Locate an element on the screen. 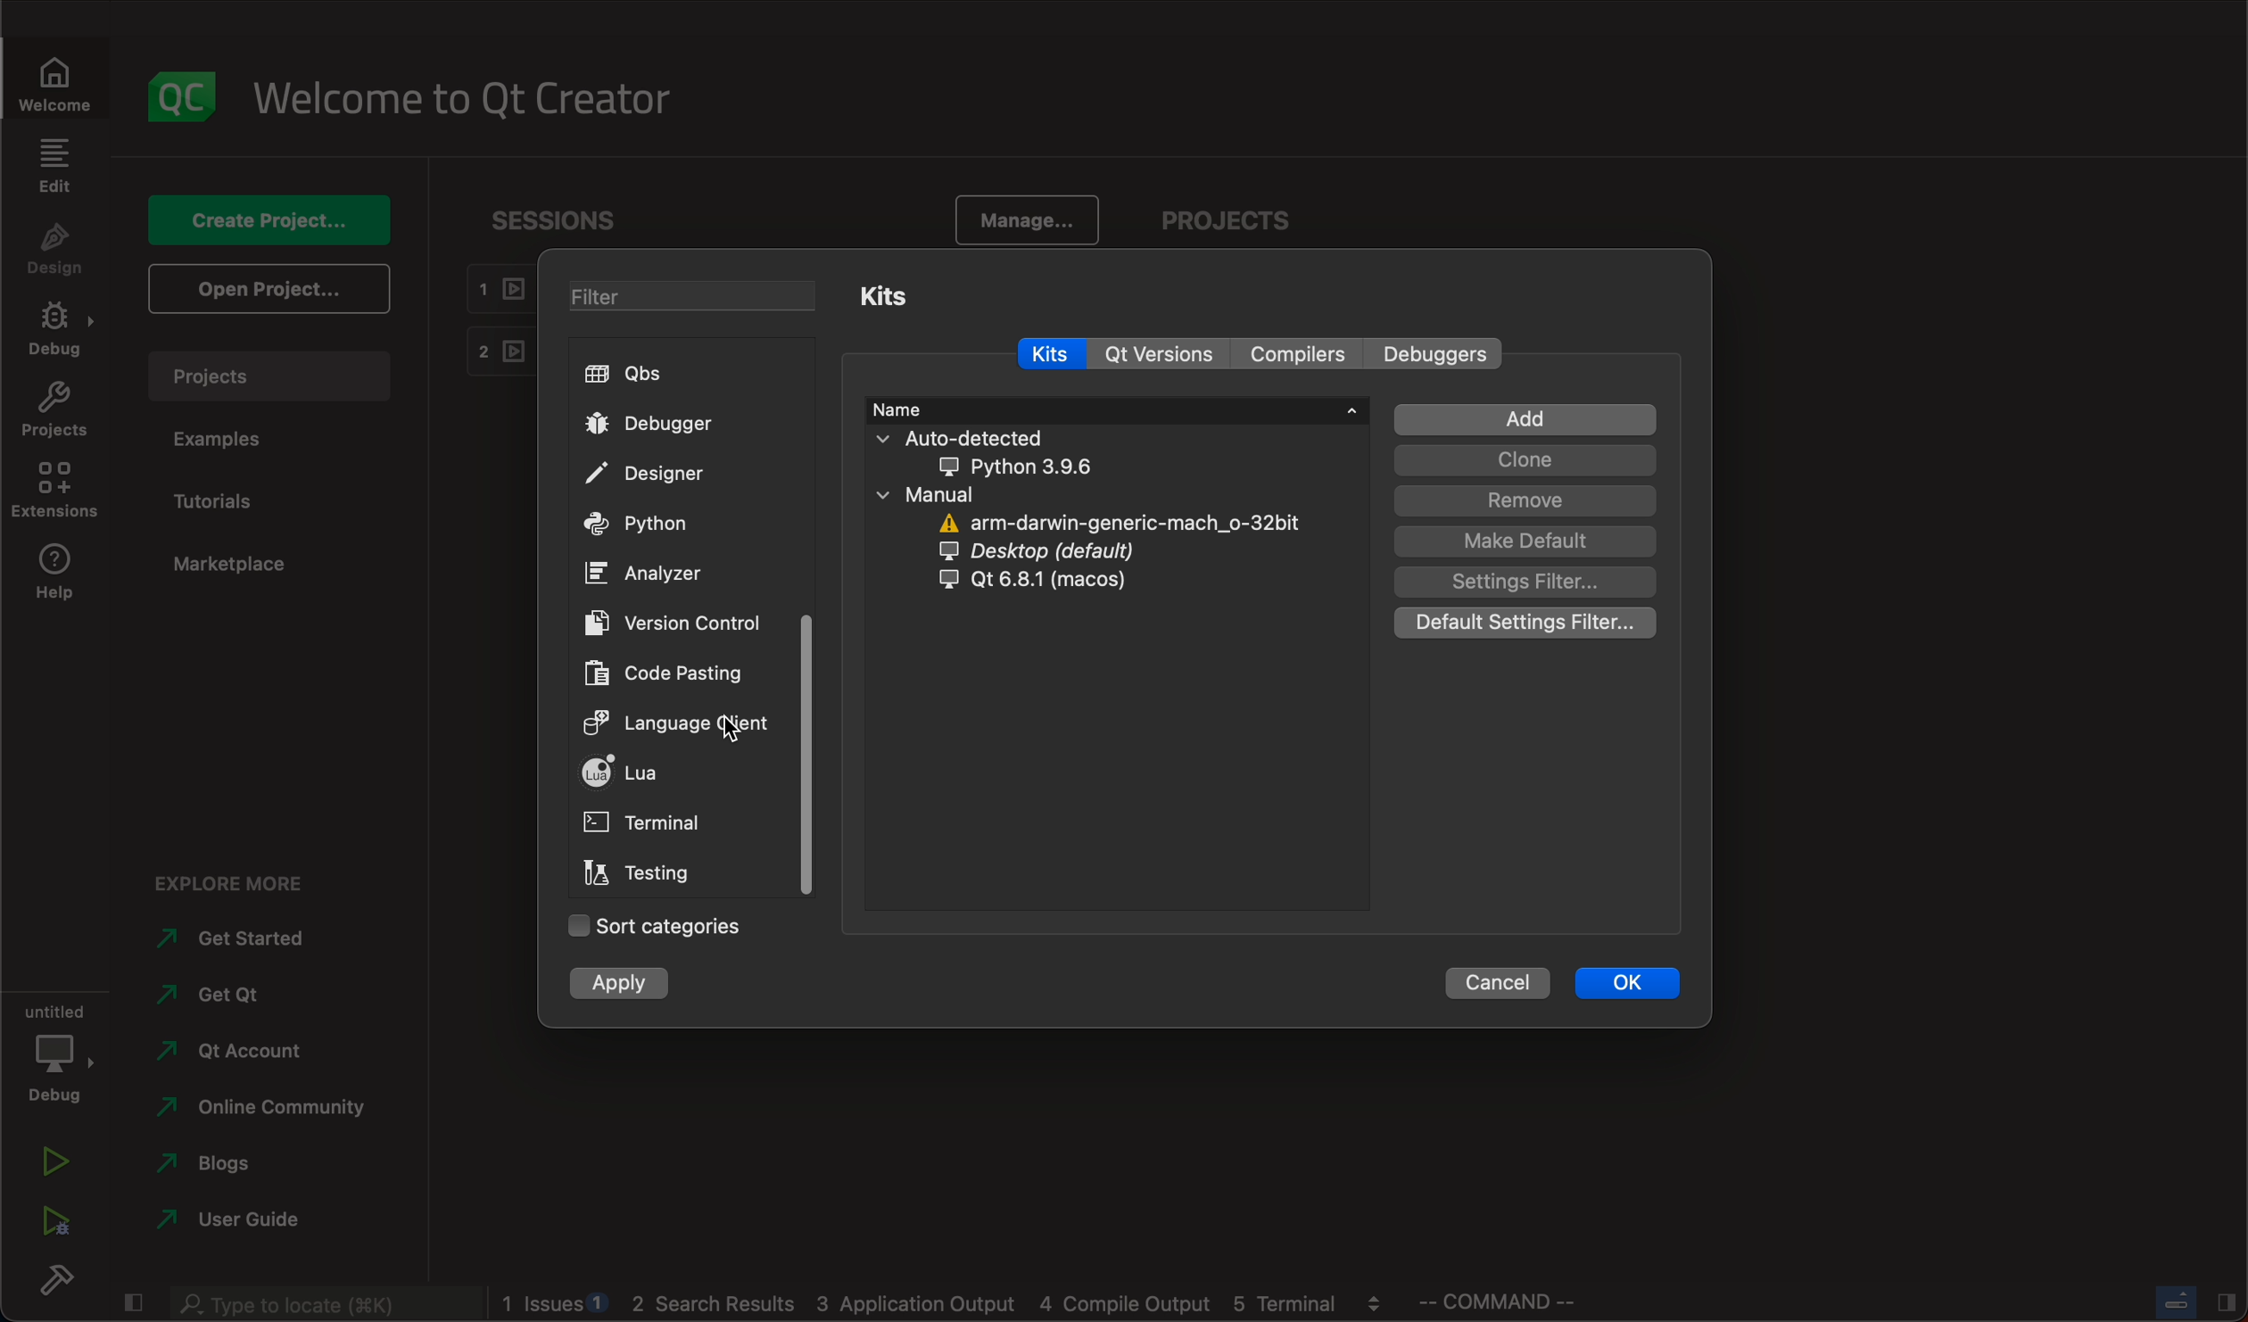 This screenshot has height=1322, width=2248. commands is located at coordinates (1508, 1305).